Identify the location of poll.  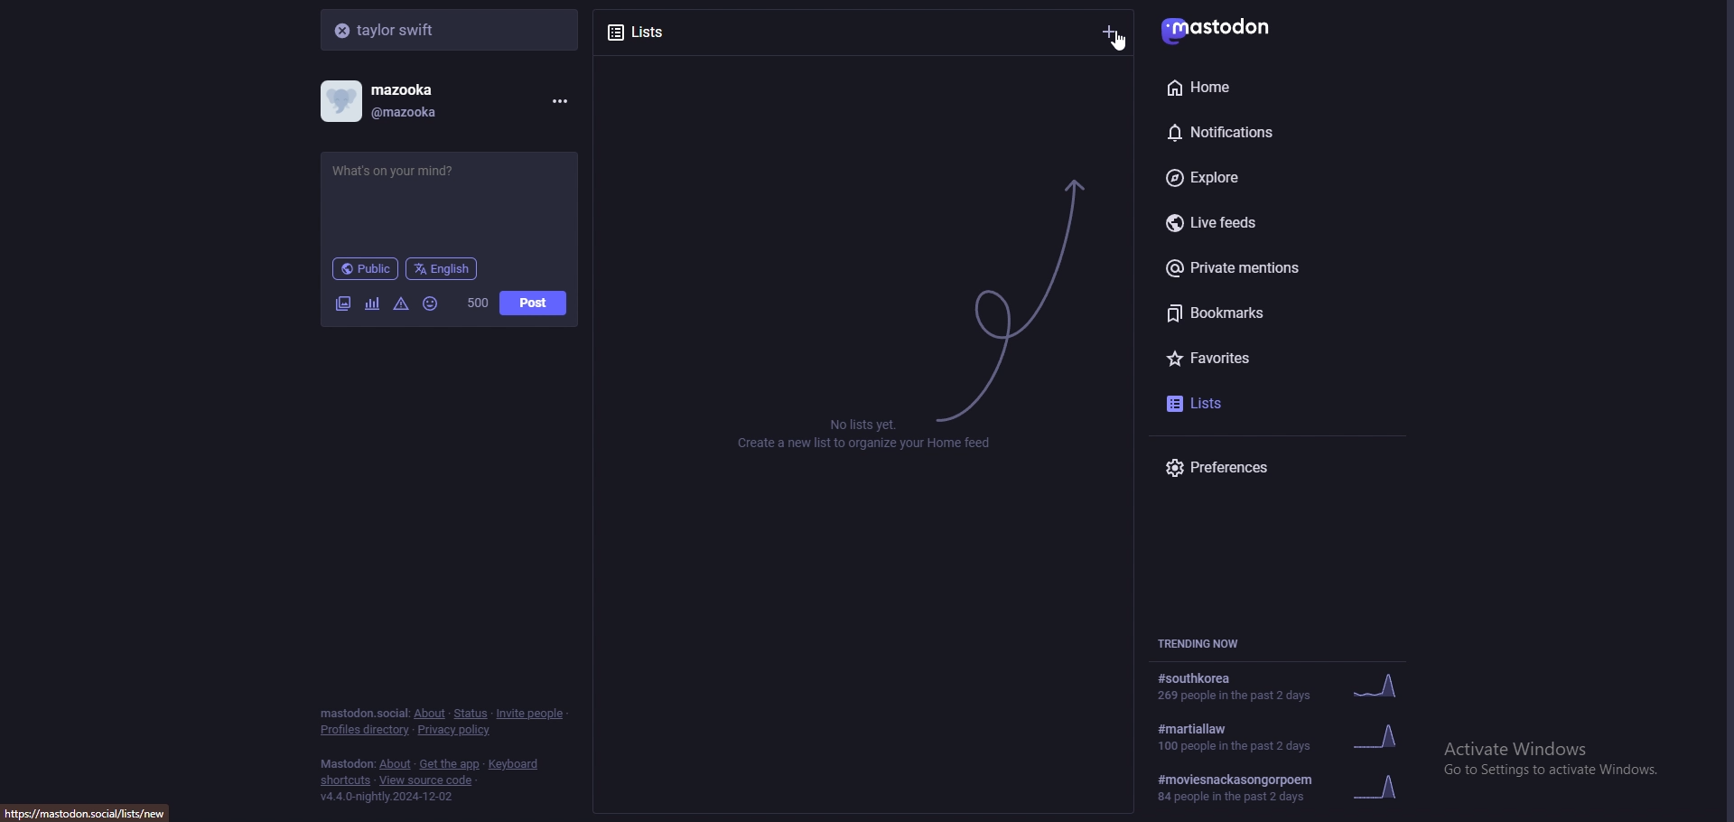
(372, 304).